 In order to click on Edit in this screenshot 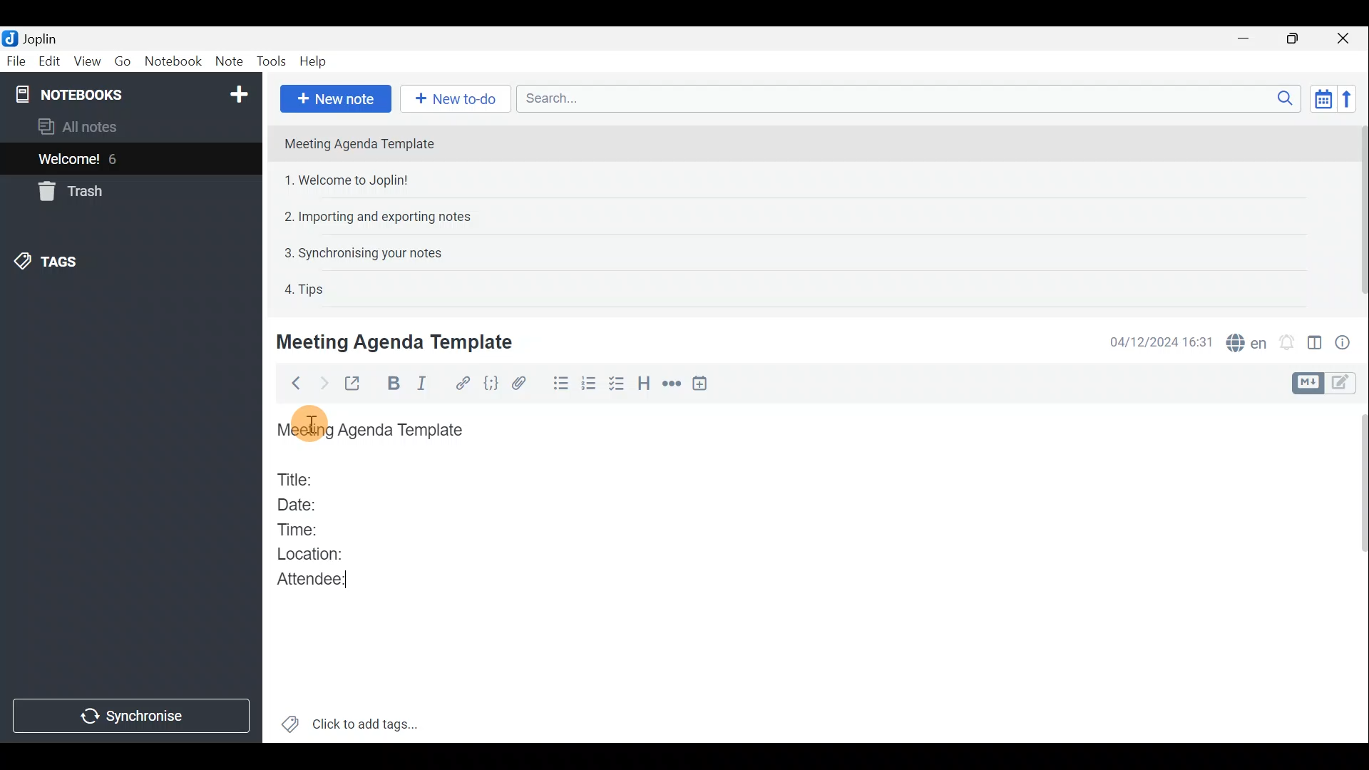, I will do `click(50, 63)`.